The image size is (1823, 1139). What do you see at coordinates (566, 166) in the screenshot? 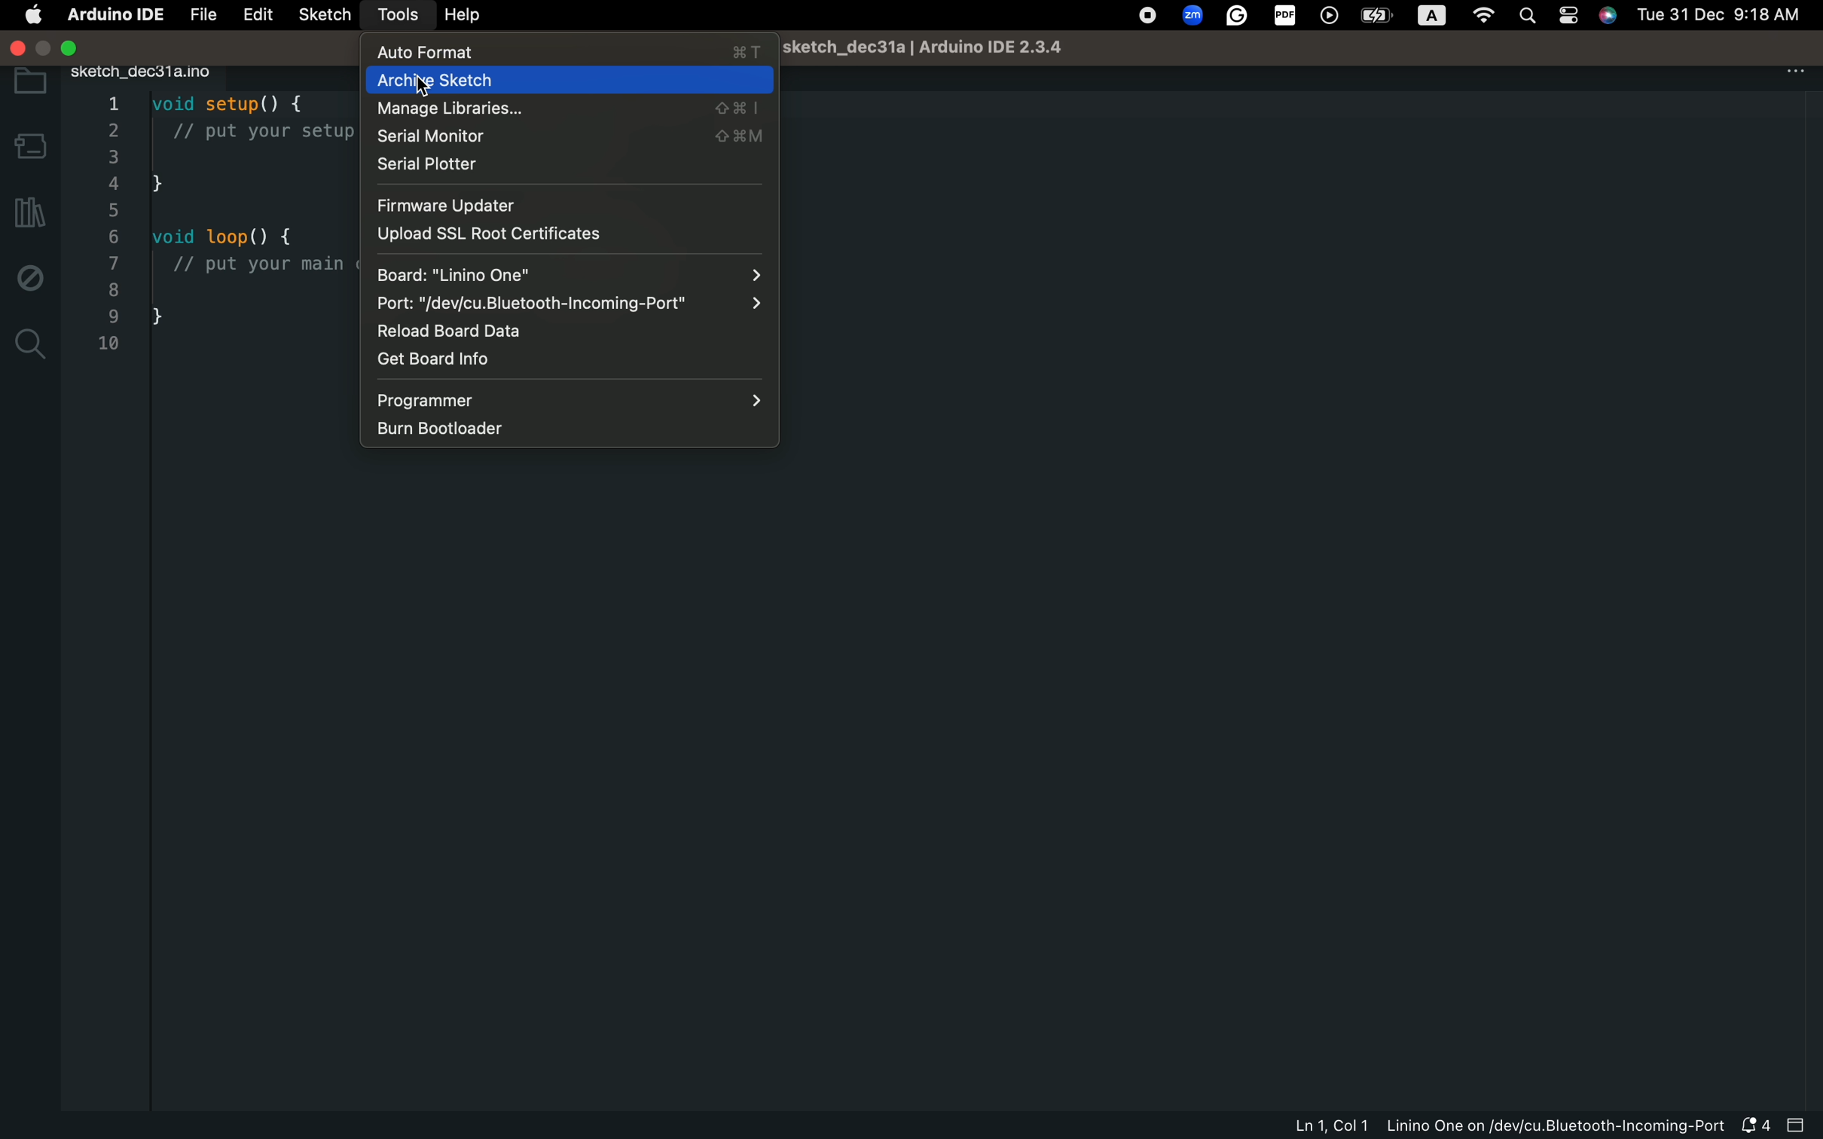
I see `serial plotter` at bounding box center [566, 166].